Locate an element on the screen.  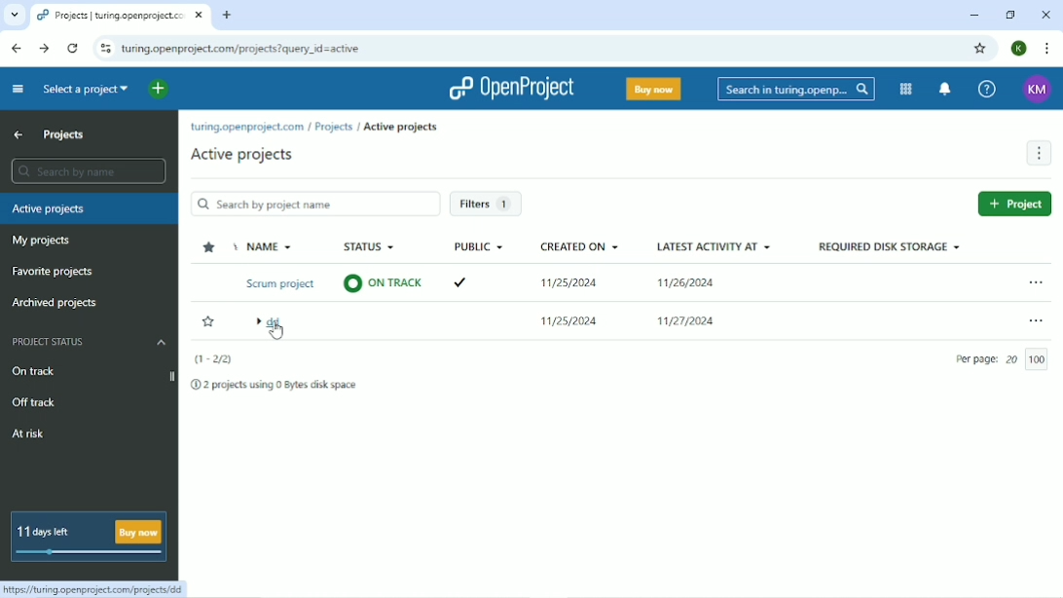
Back is located at coordinates (18, 49).